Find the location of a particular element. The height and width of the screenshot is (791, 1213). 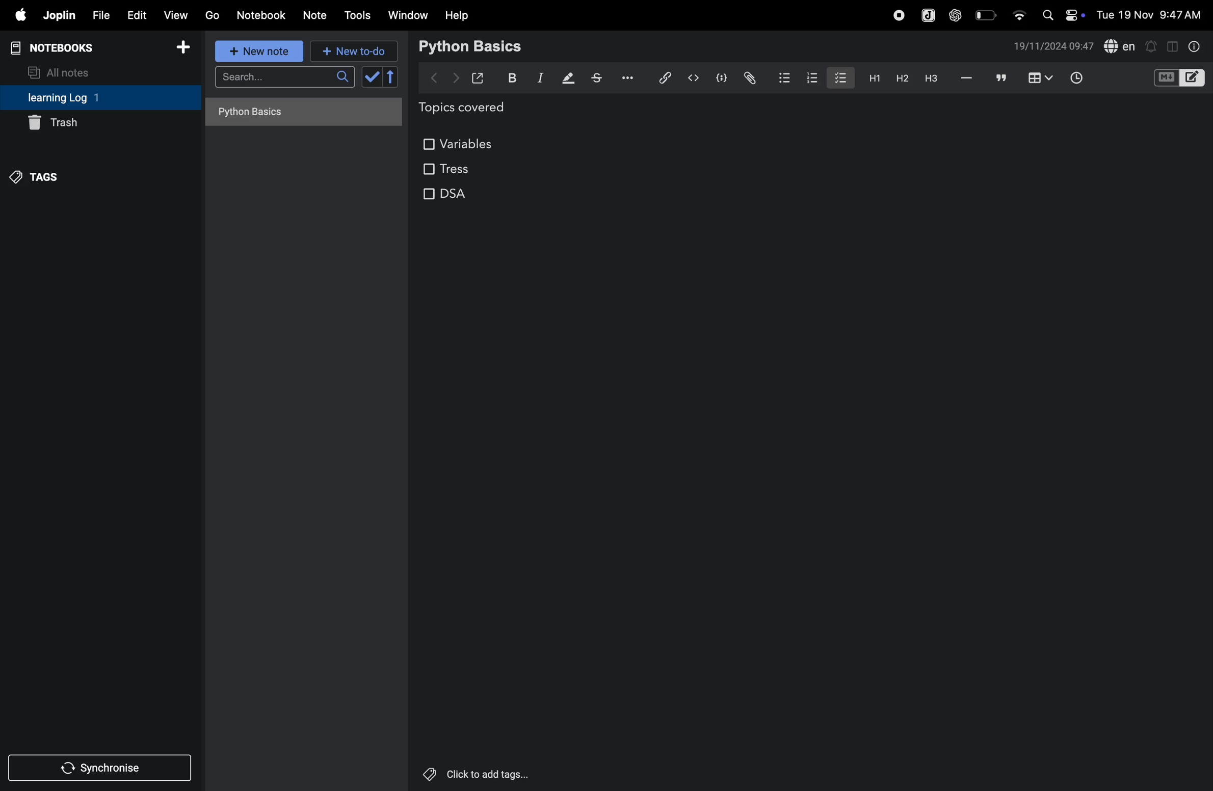

wifi is located at coordinates (1018, 12).